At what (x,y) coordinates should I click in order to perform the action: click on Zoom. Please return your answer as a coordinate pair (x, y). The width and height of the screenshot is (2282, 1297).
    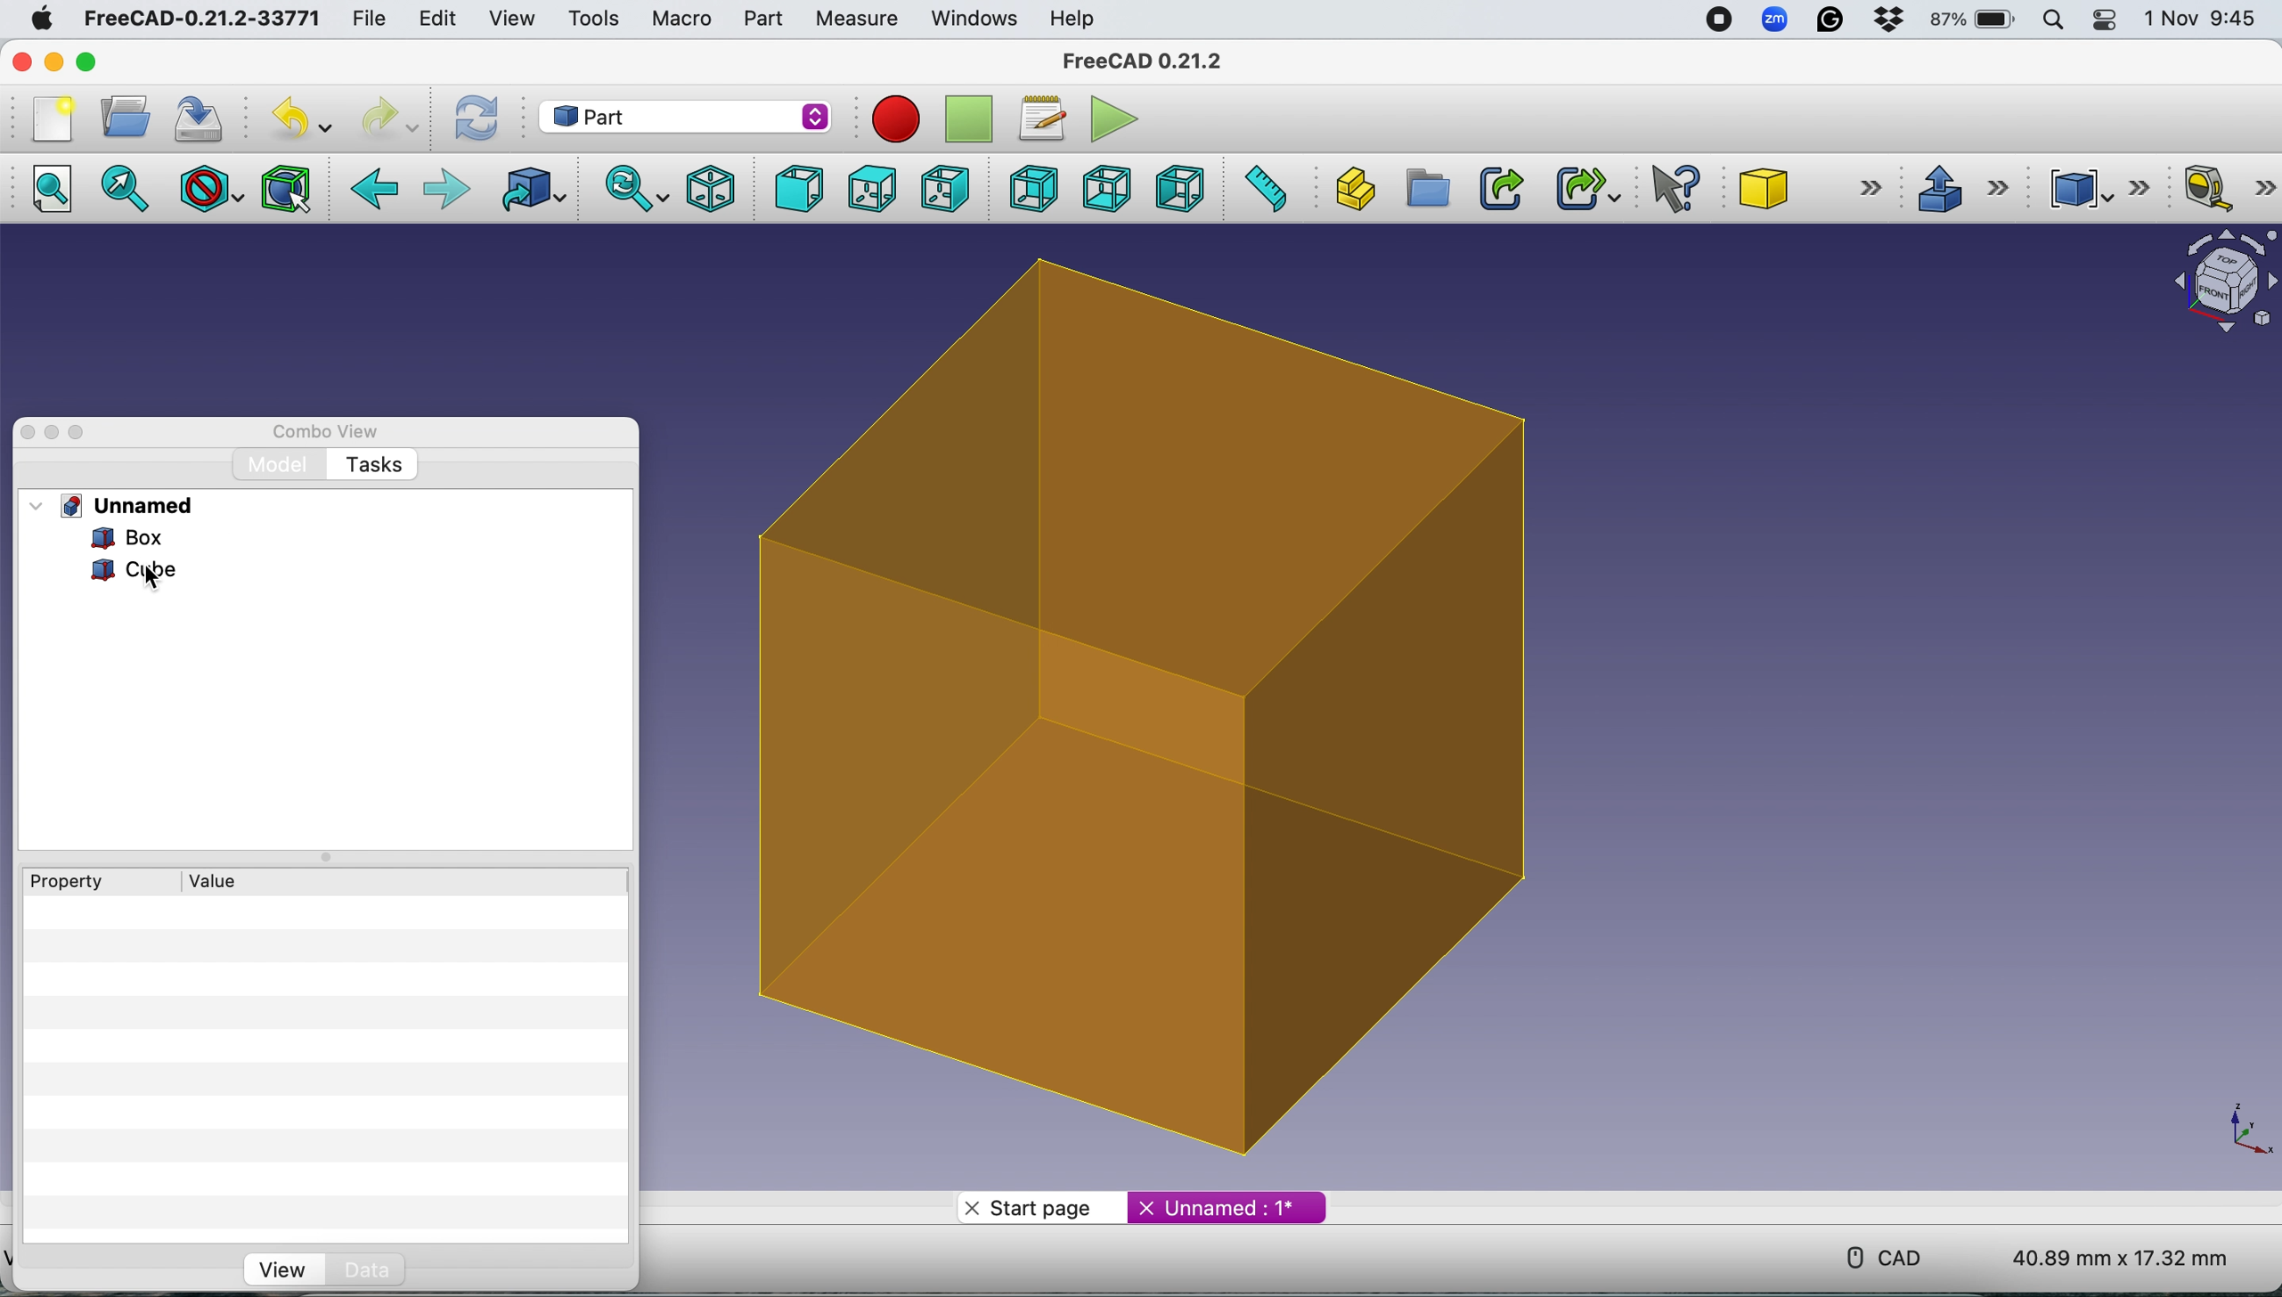
    Looking at the image, I should click on (1776, 22).